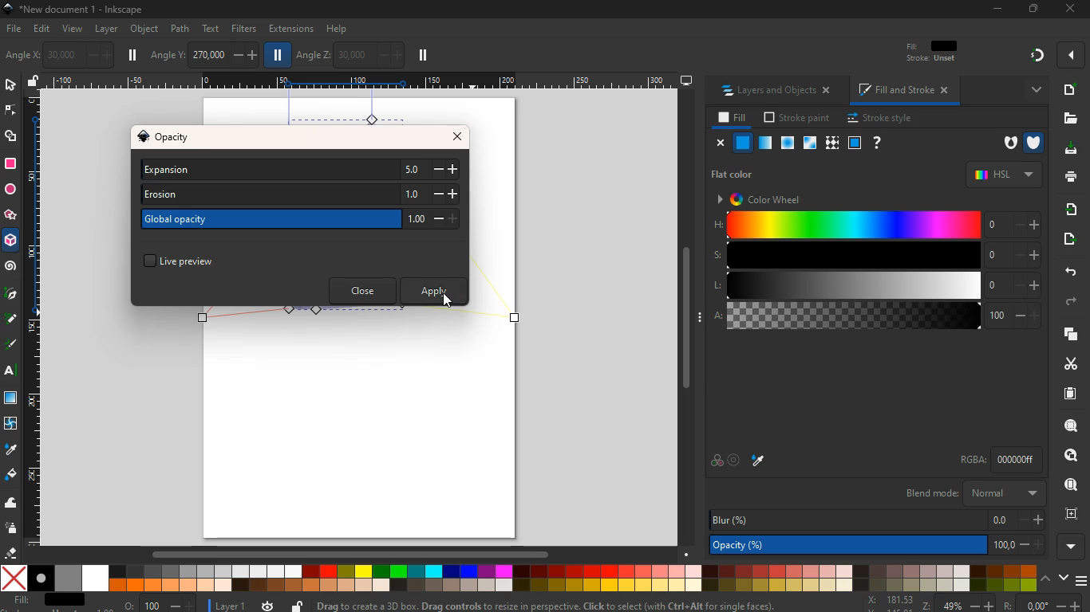 The height and width of the screenshot is (612, 1090). Describe the element at coordinates (832, 143) in the screenshot. I see `texture` at that location.